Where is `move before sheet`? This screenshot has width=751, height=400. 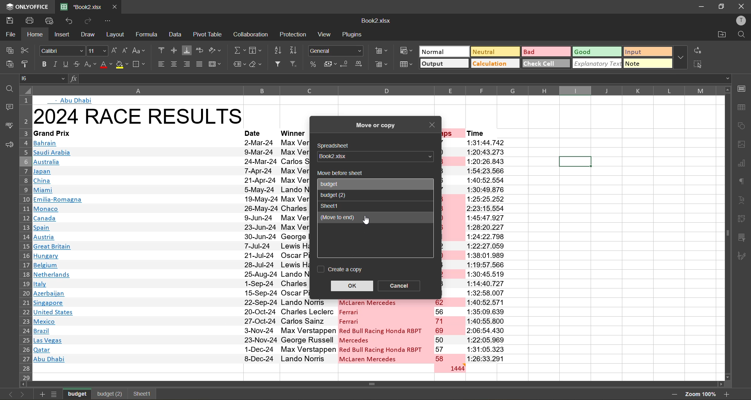
move before sheet is located at coordinates (339, 173).